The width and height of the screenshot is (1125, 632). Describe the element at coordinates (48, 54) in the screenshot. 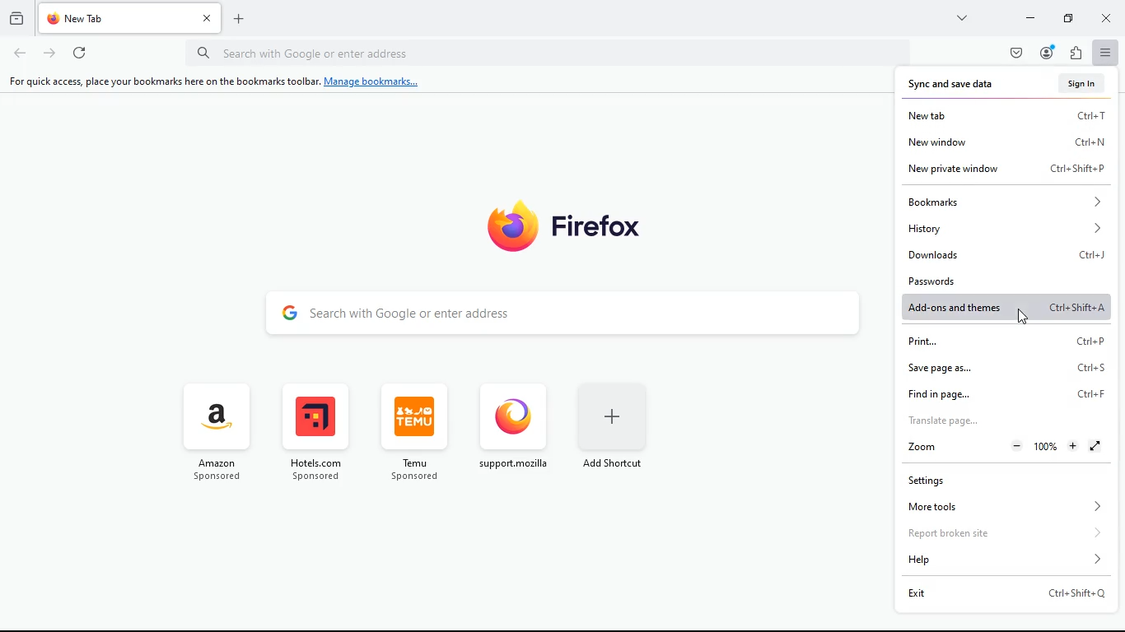

I see `forward` at that location.